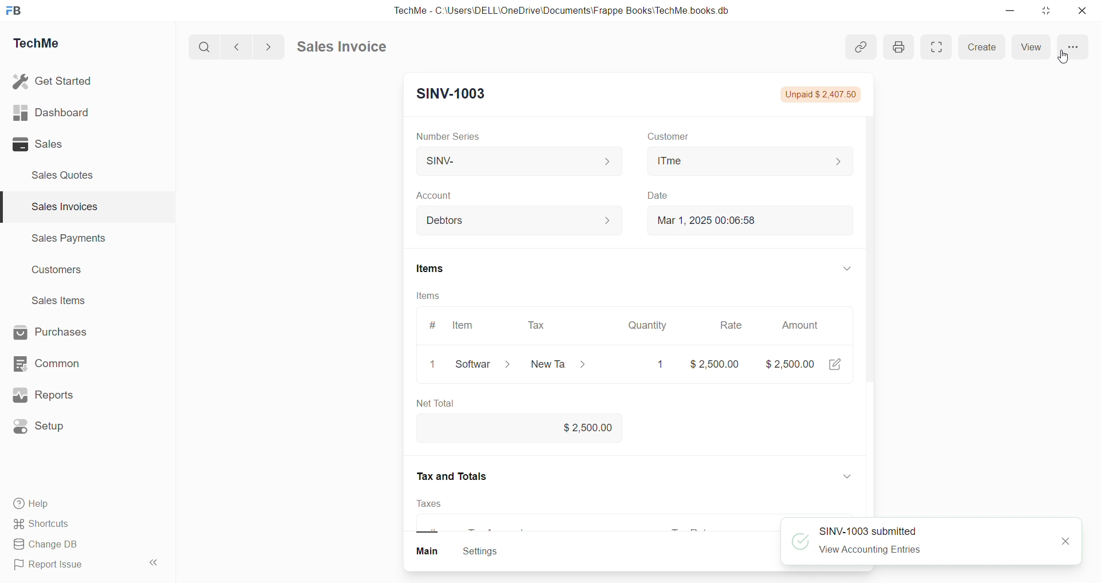 The width and height of the screenshot is (1101, 583). What do you see at coordinates (53, 566) in the screenshot?
I see ` Report Issue` at bounding box center [53, 566].